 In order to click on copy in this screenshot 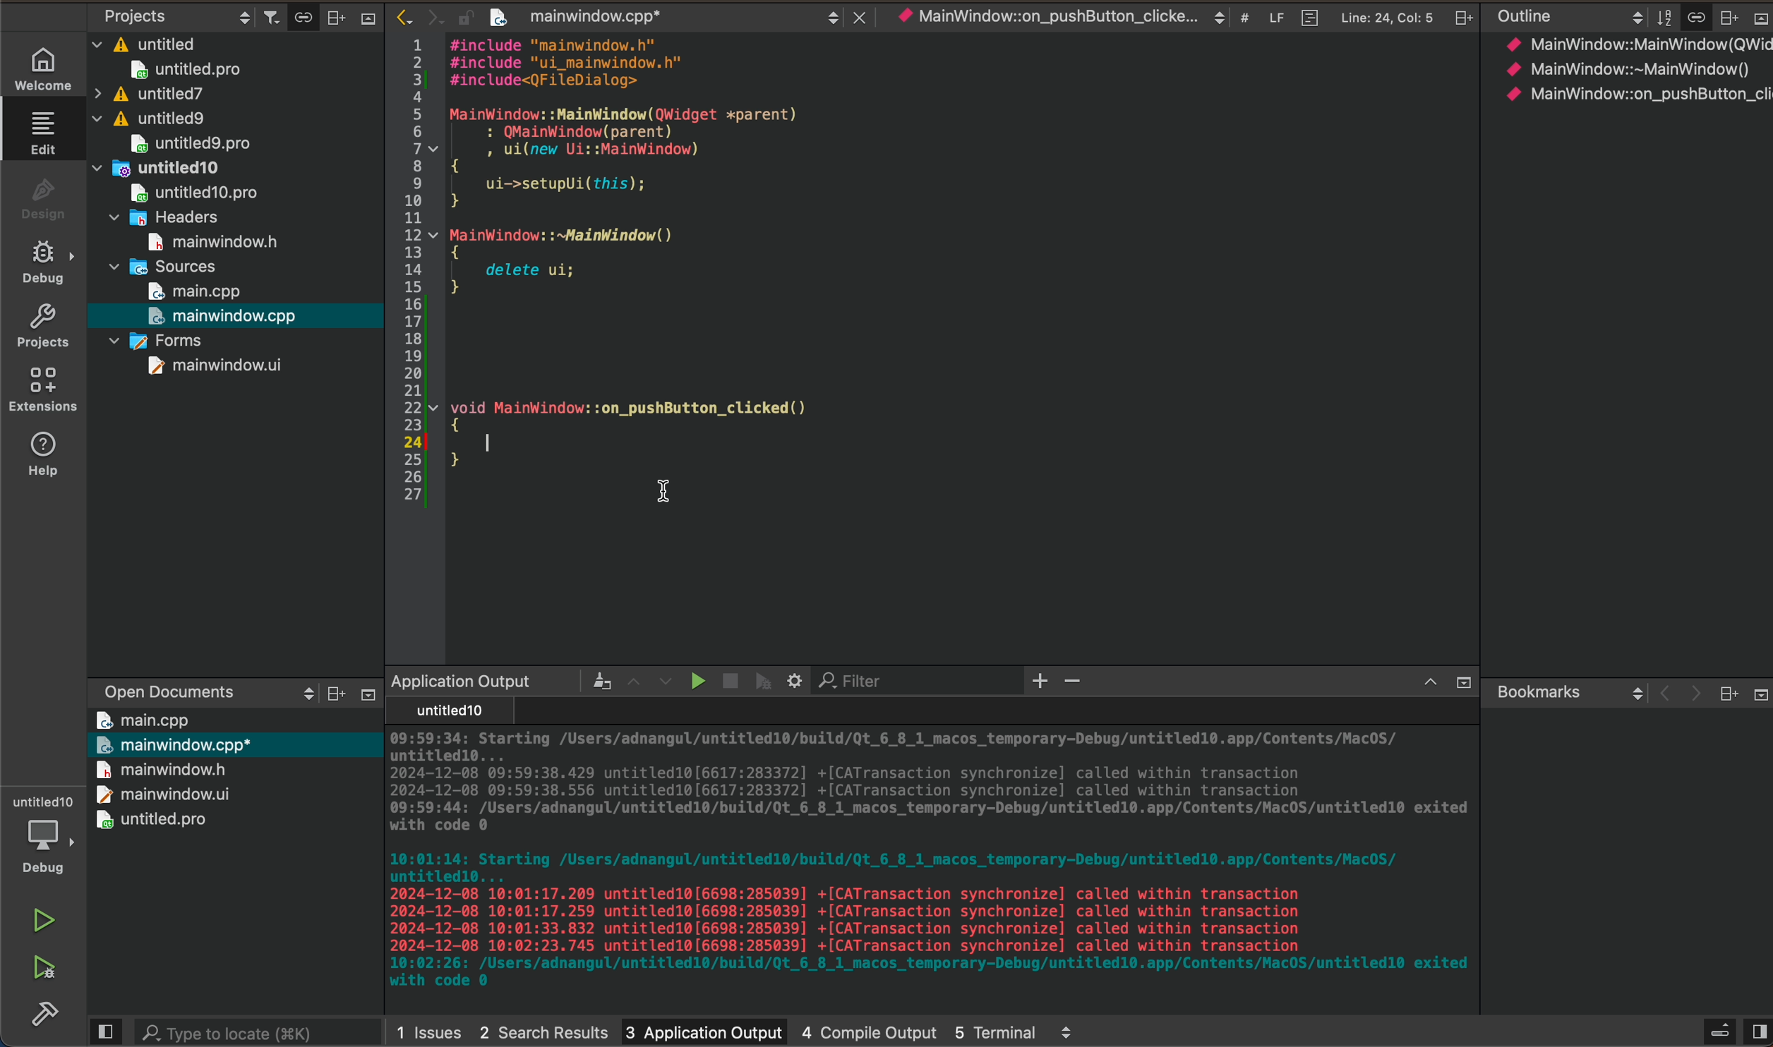, I will do `click(299, 17)`.